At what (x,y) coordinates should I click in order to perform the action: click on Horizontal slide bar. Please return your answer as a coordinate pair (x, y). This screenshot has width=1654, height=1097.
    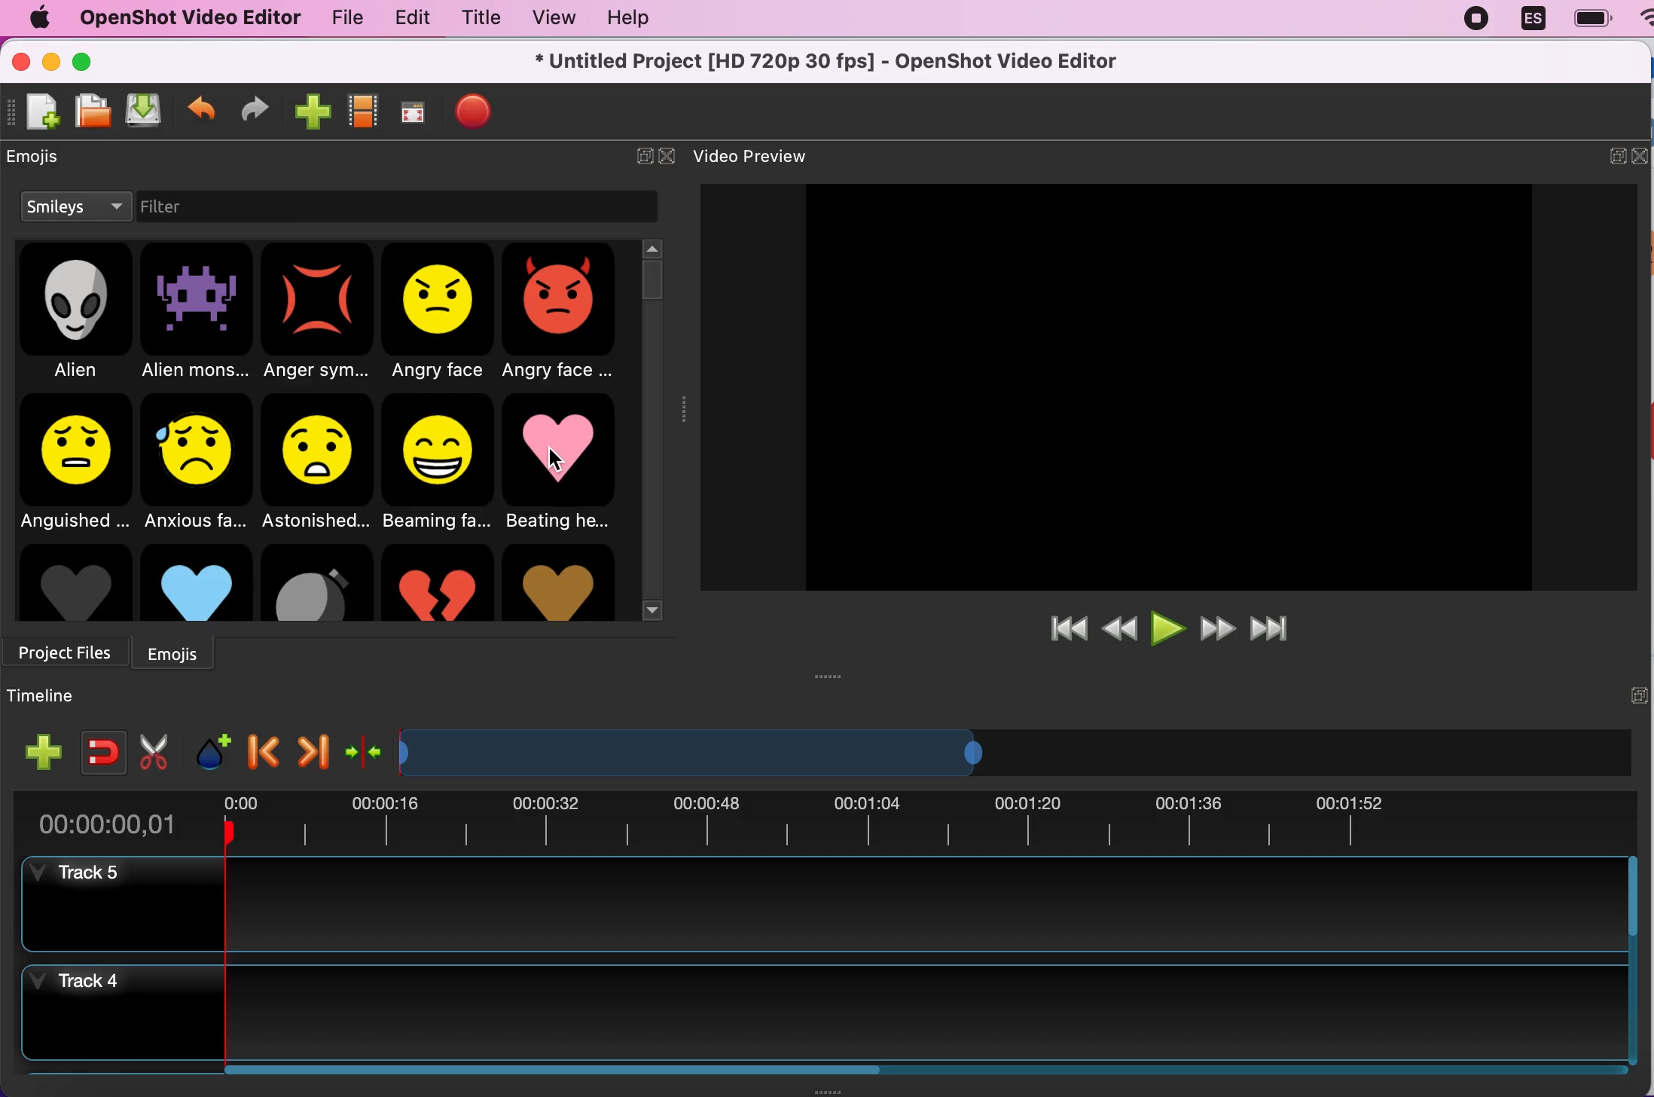
    Looking at the image, I should click on (908, 1070).